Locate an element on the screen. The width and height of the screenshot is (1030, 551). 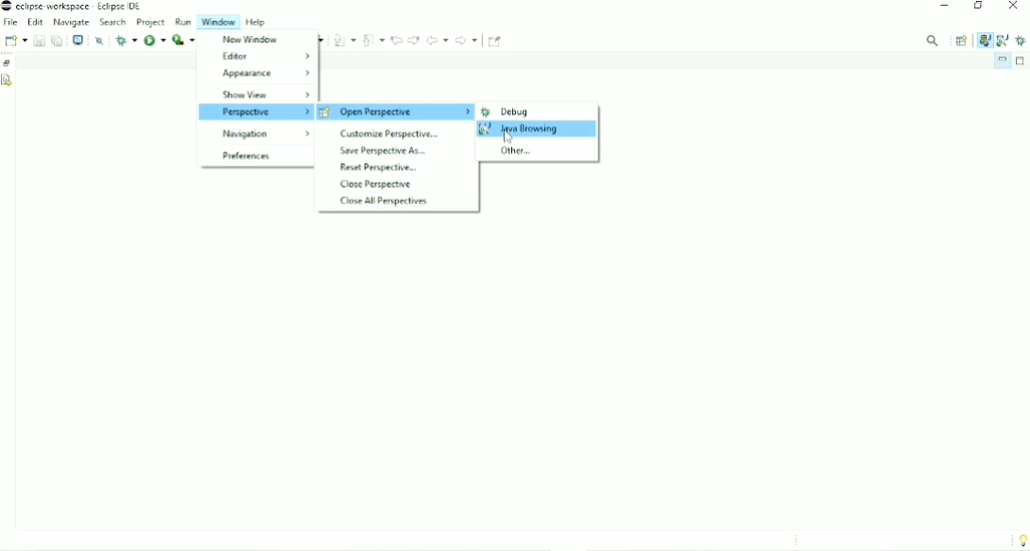
Window is located at coordinates (221, 22).